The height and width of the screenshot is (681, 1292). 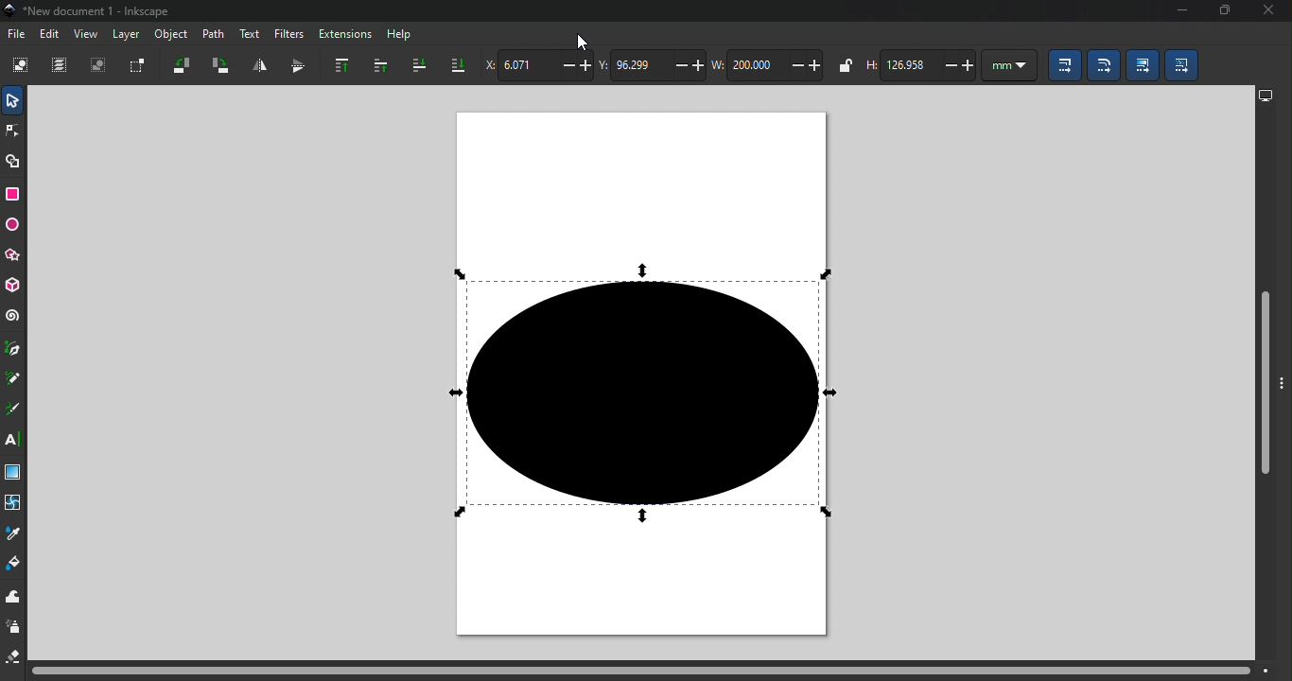 What do you see at coordinates (1067, 67) in the screenshot?
I see `When scaling objects, scale the stroke width by the same proportion` at bounding box center [1067, 67].